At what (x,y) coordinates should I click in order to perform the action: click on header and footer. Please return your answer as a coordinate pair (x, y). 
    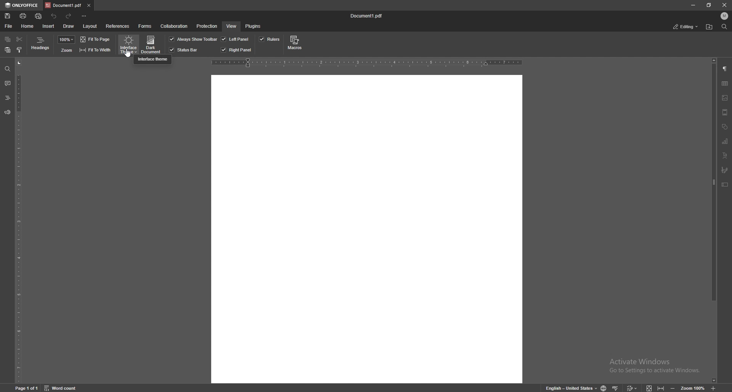
    Looking at the image, I should click on (724, 112).